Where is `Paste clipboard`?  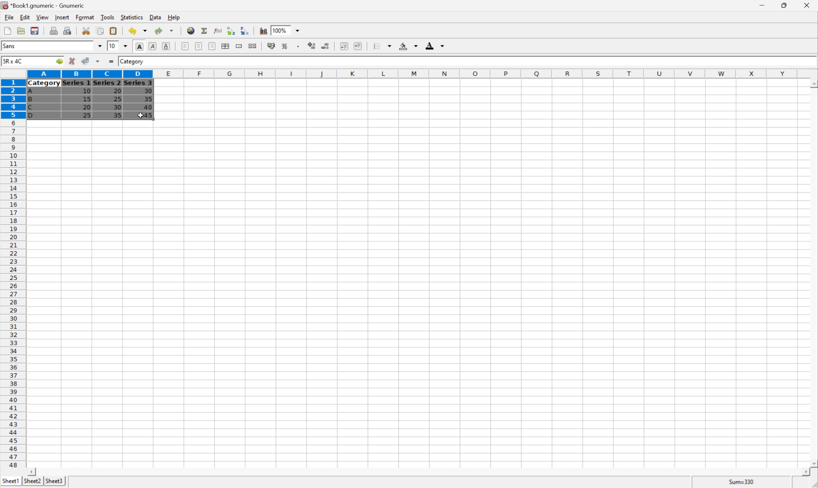 Paste clipboard is located at coordinates (113, 30).